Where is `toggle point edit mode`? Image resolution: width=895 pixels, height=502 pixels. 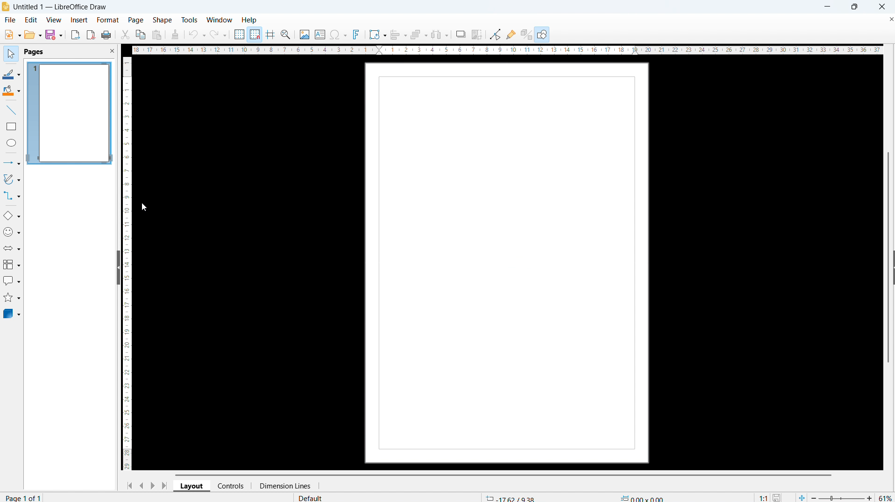
toggle point edit mode is located at coordinates (495, 34).